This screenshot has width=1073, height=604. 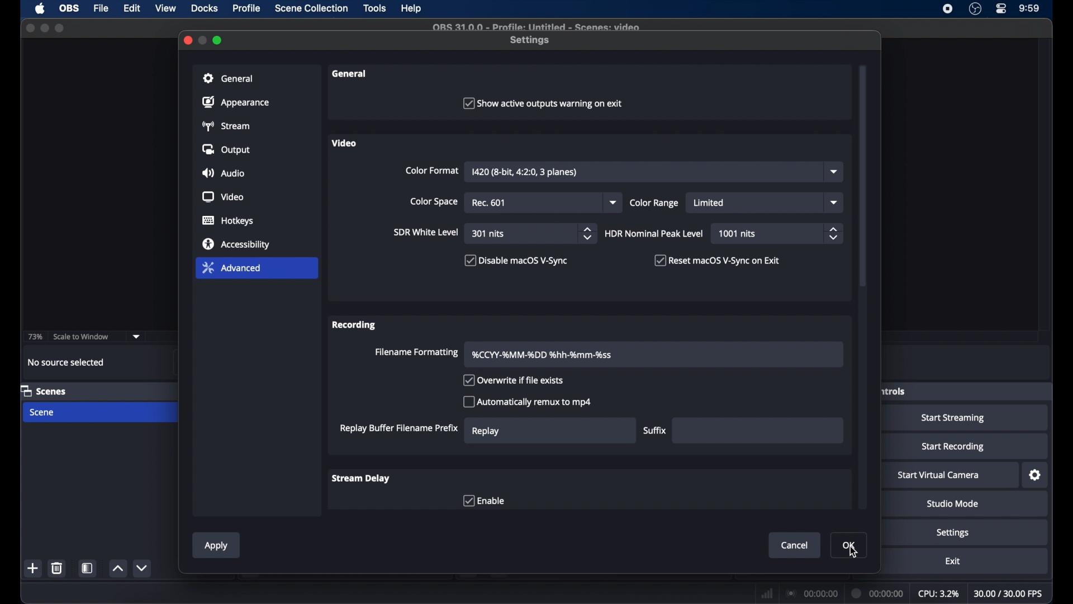 I want to click on scene filters, so click(x=89, y=568).